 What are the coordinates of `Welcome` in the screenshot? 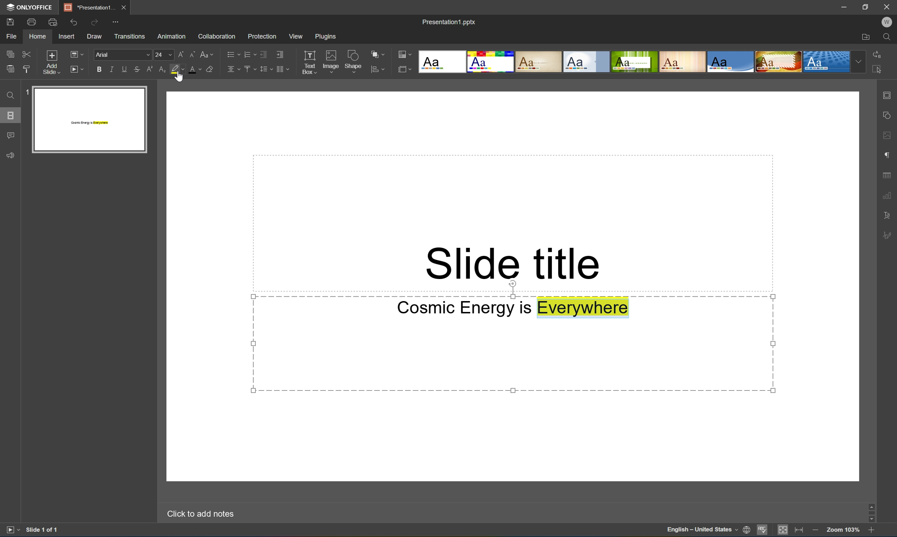 It's located at (889, 21).